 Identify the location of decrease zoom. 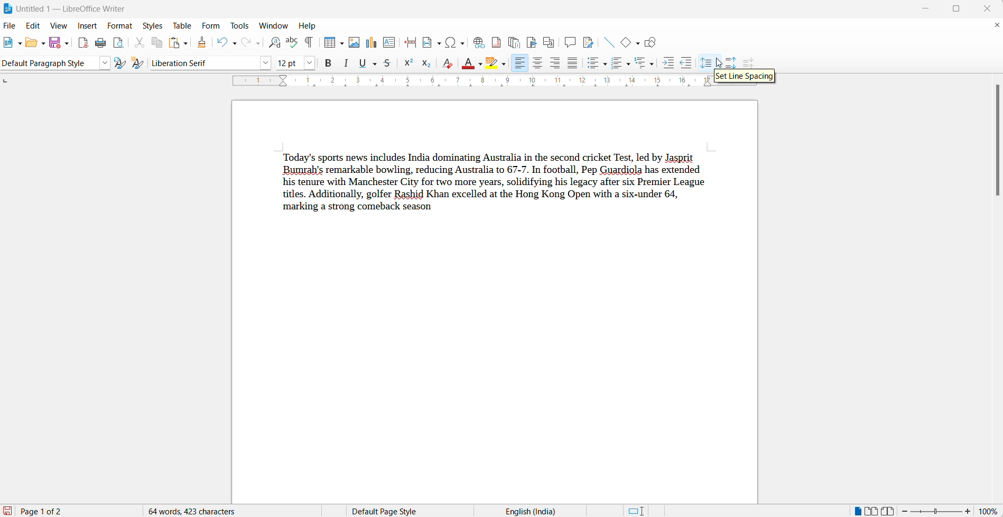
(906, 511).